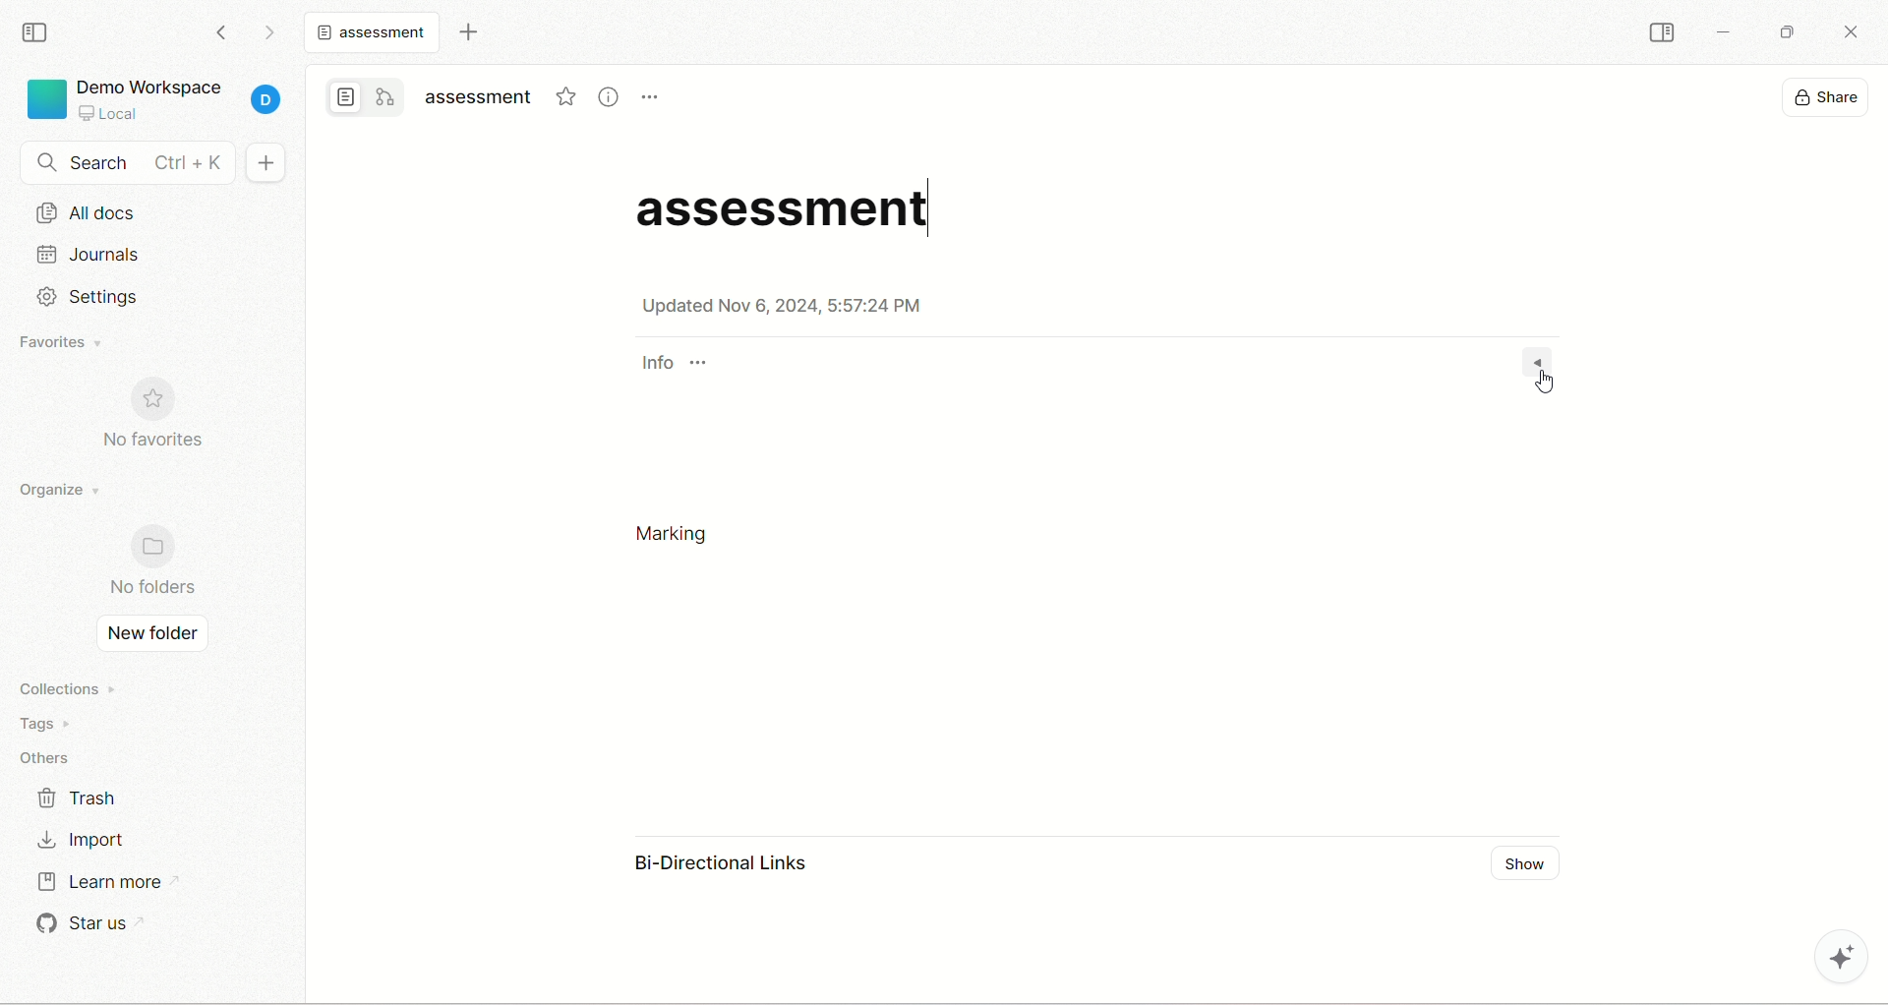 This screenshot has height=1005, width=1888. Describe the element at coordinates (127, 161) in the screenshot. I see `search bar` at that location.